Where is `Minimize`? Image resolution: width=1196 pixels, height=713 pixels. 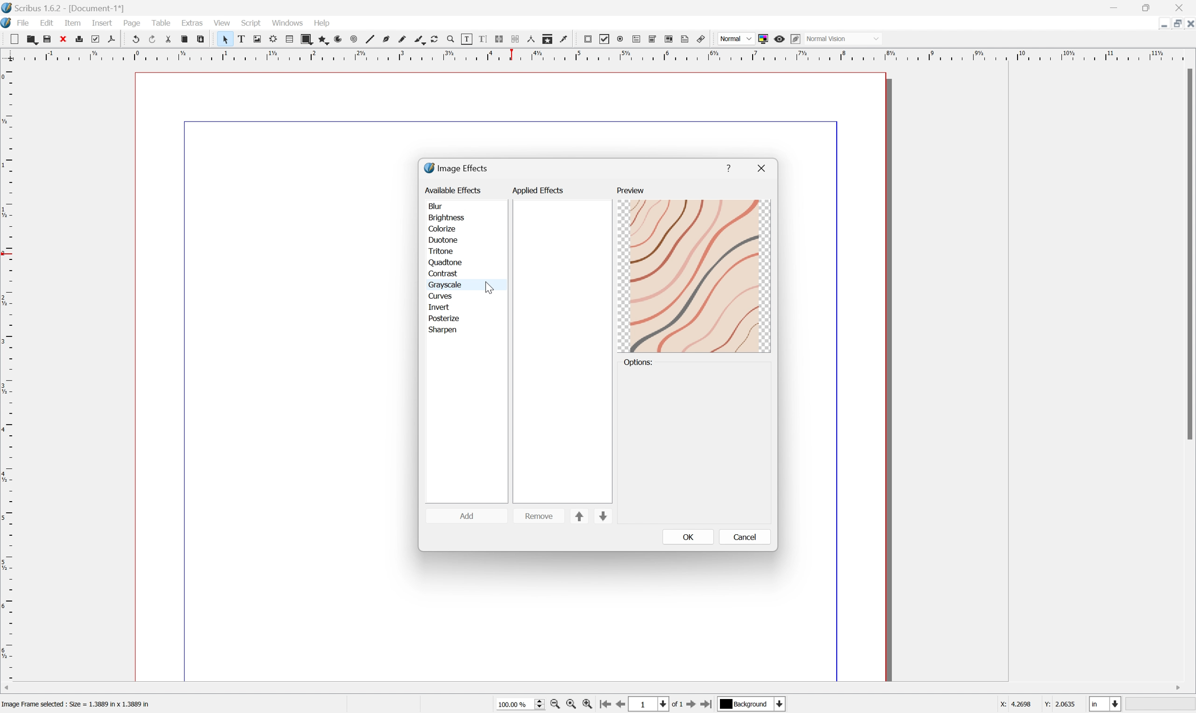
Minimize is located at coordinates (1114, 8).